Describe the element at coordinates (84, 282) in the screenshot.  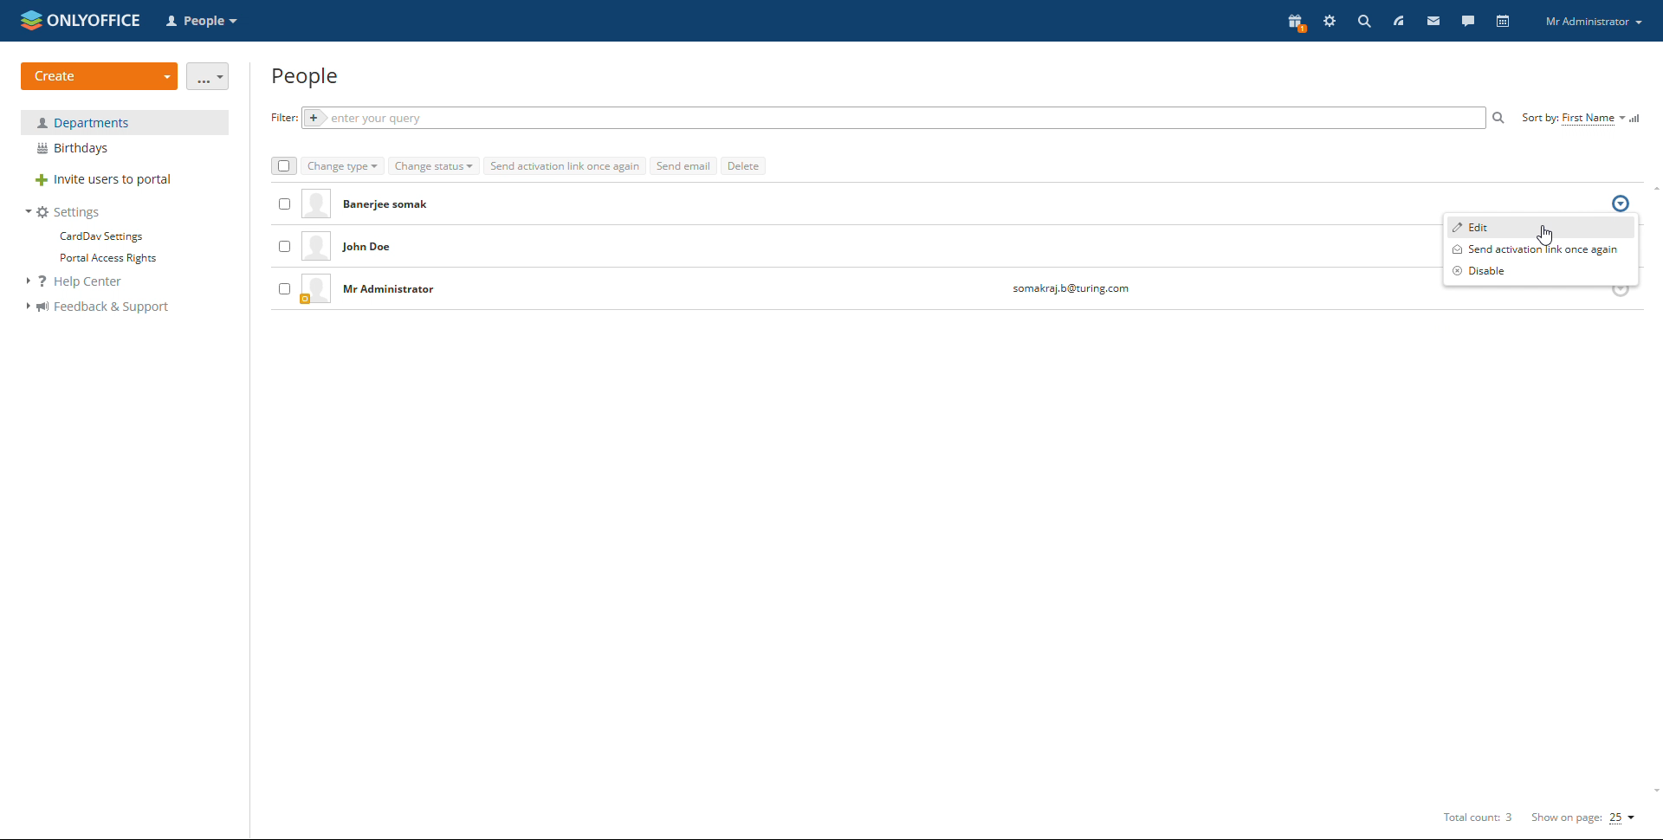
I see `help center` at that location.